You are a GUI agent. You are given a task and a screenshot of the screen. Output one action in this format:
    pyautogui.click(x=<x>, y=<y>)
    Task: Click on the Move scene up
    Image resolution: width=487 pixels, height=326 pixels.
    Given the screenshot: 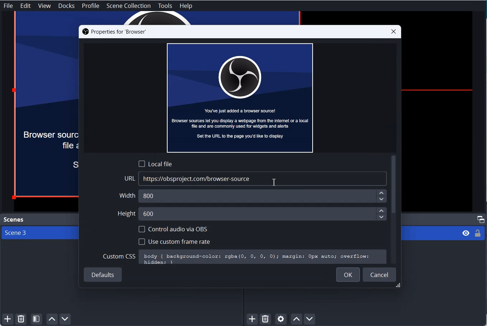 What is the action you would take?
    pyautogui.click(x=52, y=319)
    